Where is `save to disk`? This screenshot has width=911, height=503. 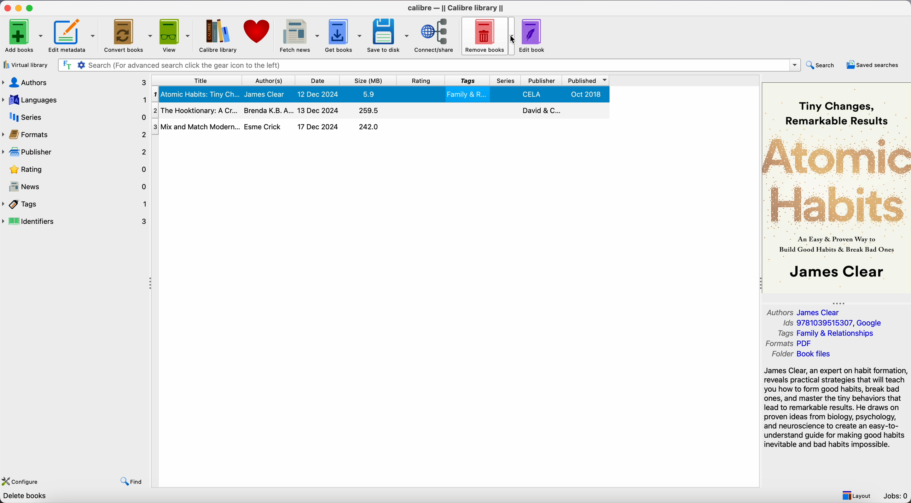
save to disk is located at coordinates (389, 35).